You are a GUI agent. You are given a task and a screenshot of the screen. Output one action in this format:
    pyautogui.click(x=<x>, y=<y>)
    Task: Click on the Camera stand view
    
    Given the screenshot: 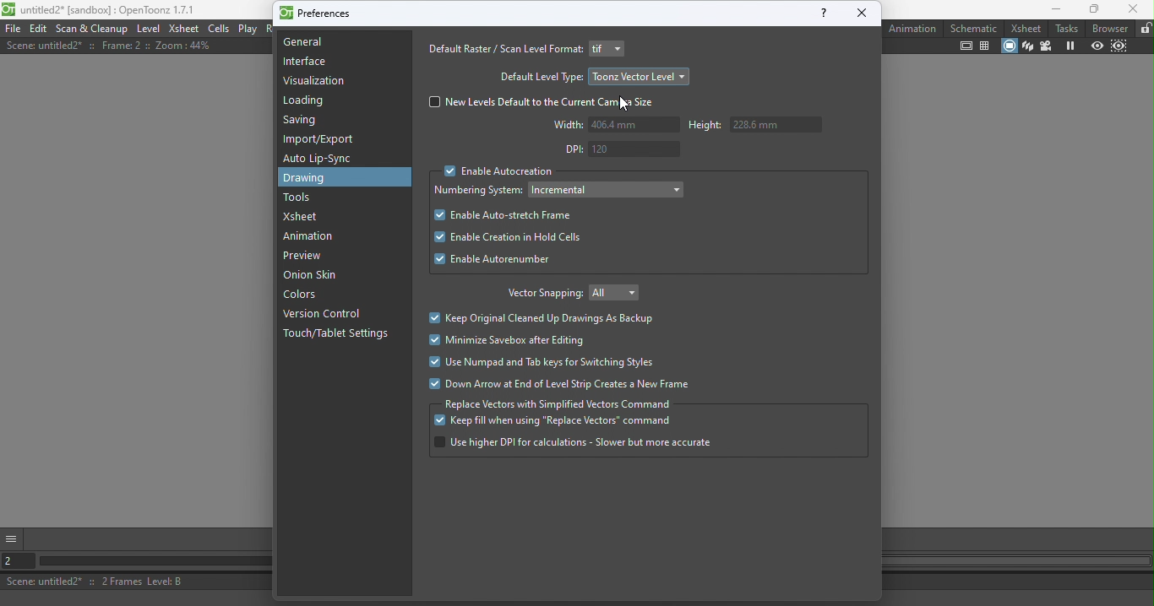 What is the action you would take?
    pyautogui.click(x=1008, y=47)
    